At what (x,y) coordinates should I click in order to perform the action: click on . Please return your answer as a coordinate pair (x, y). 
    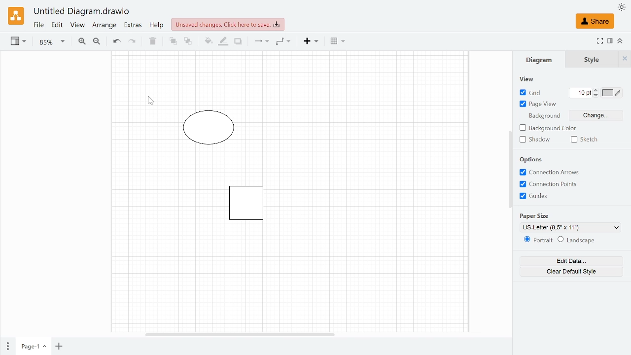
    Looking at the image, I should click on (539, 61).